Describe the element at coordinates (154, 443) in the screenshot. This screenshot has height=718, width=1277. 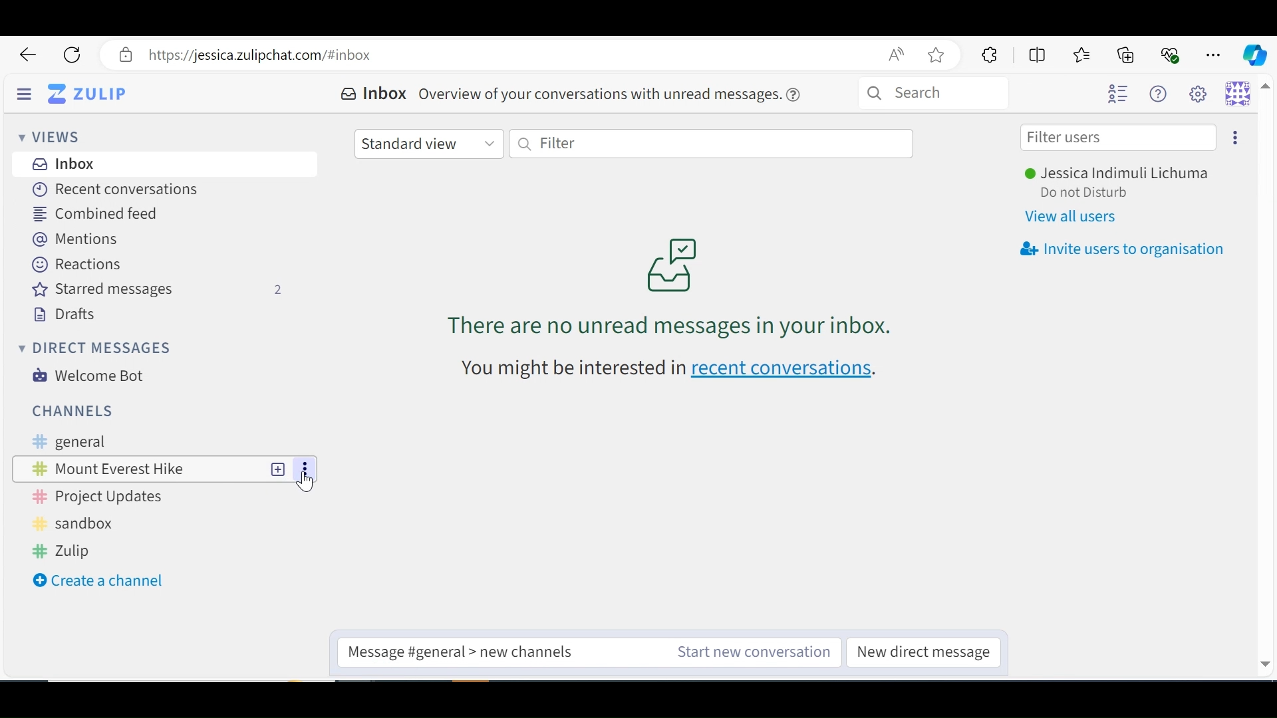
I see `General Channel` at that location.